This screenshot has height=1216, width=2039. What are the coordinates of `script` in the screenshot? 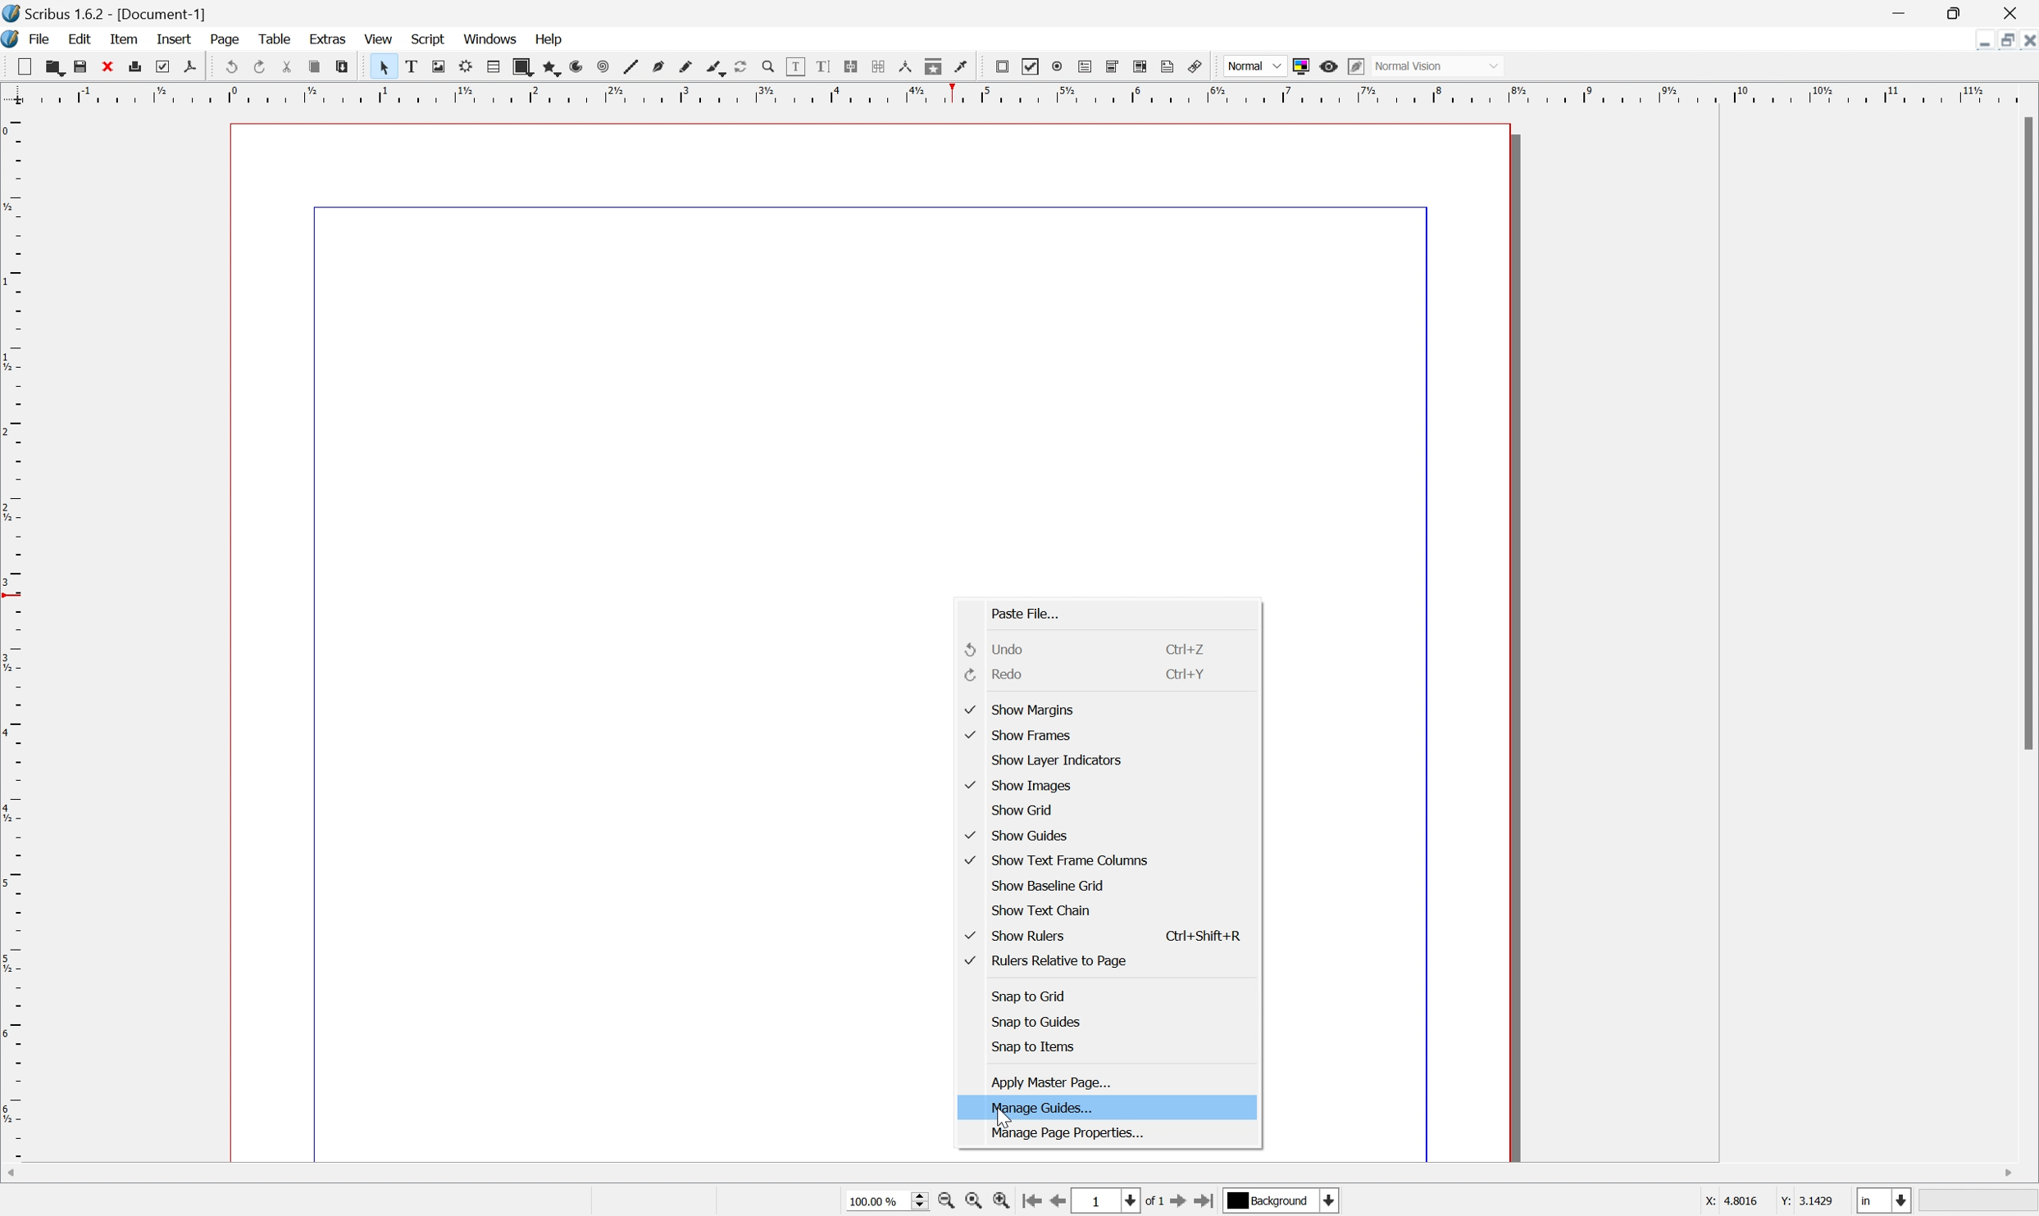 It's located at (428, 39).